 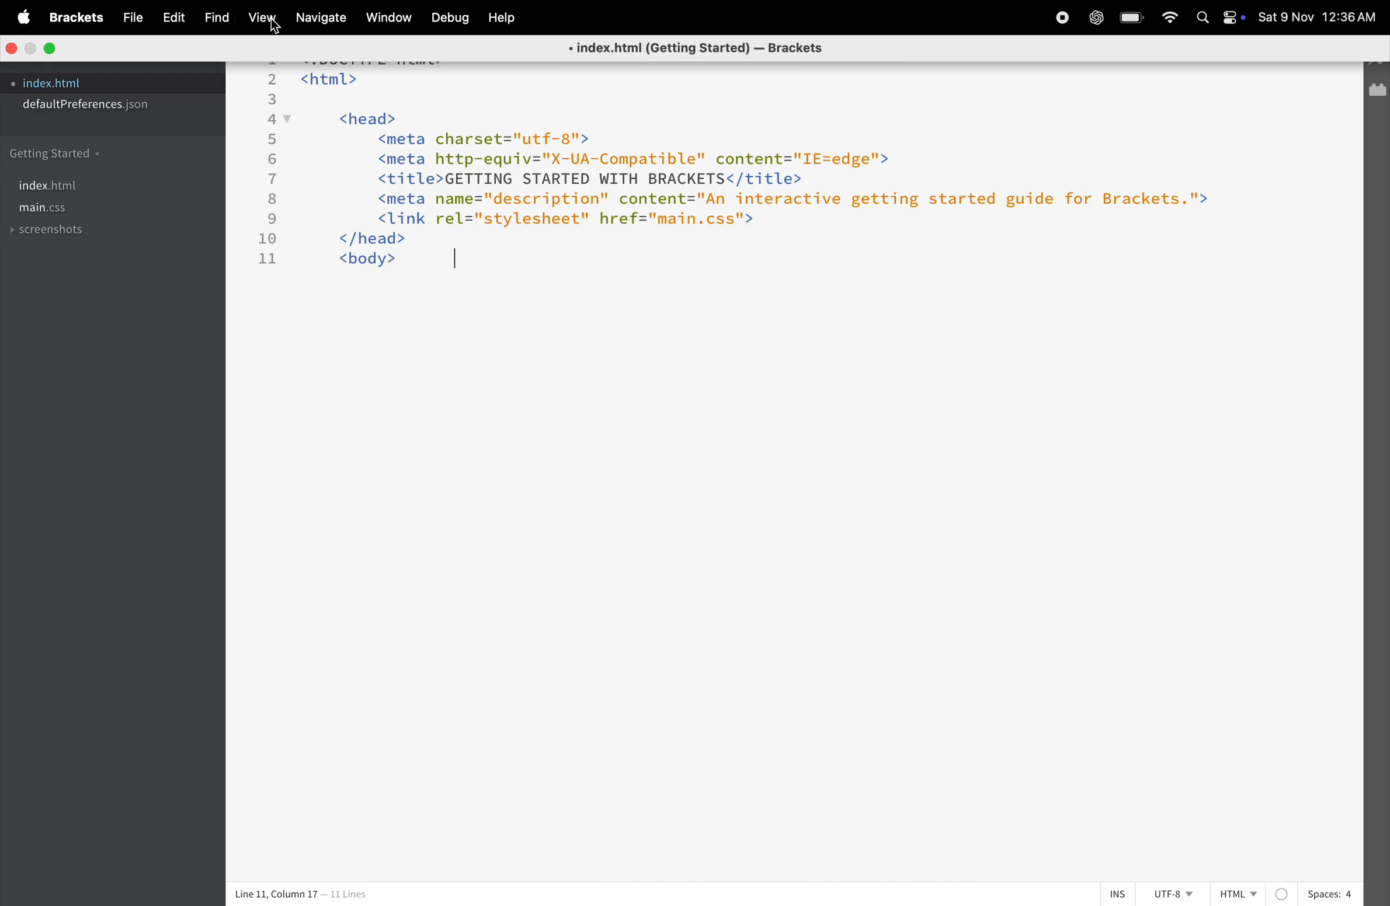 I want to click on brackets, so click(x=78, y=18).